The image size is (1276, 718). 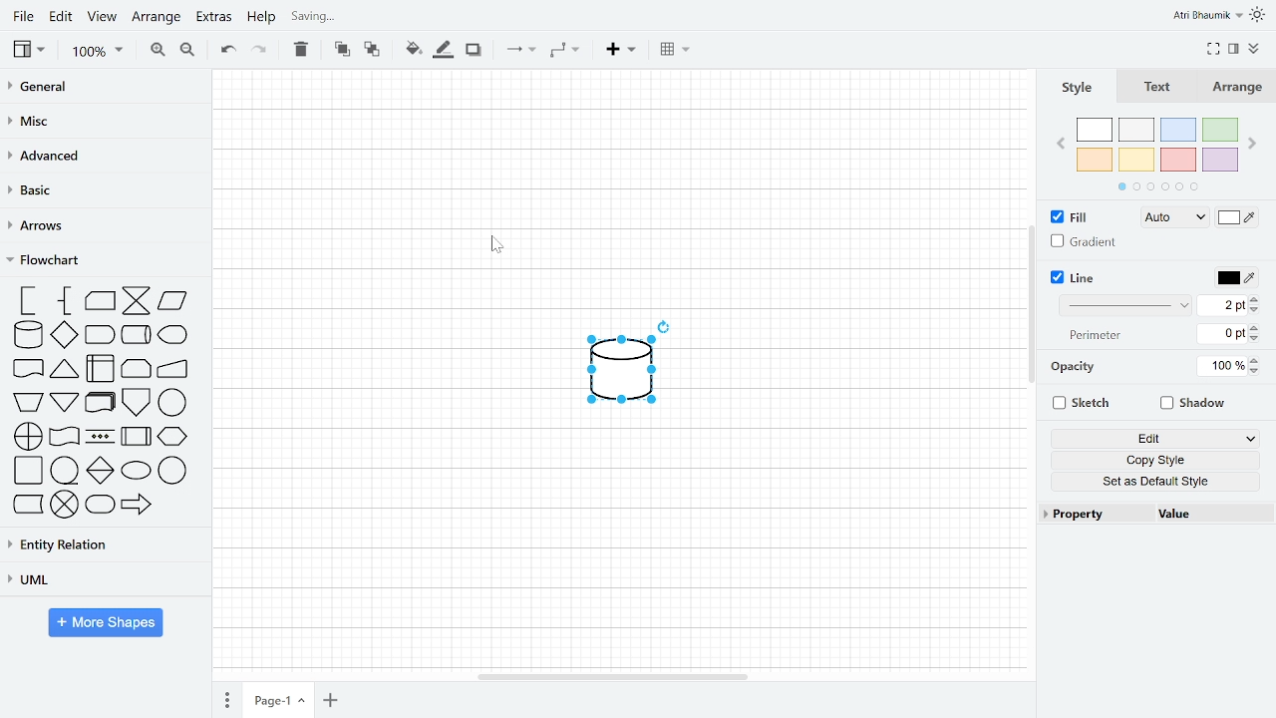 I want to click on summing junction, so click(x=65, y=507).